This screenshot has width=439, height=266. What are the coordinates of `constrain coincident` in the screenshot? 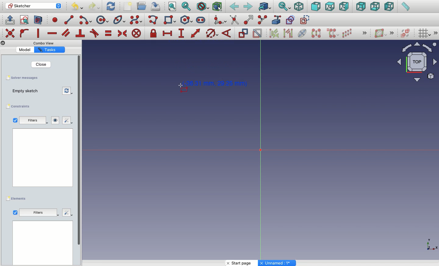 It's located at (11, 33).